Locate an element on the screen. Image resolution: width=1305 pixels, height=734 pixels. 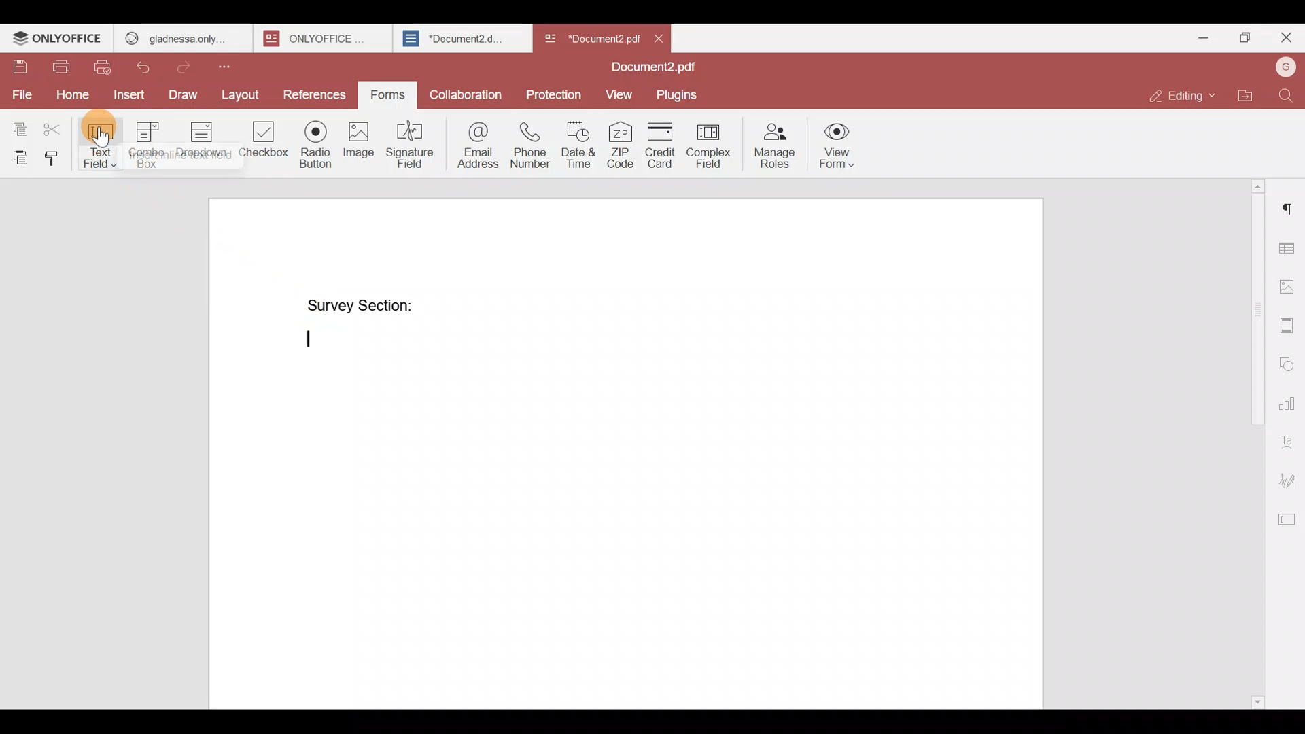
Shapes settings is located at coordinates (1289, 364).